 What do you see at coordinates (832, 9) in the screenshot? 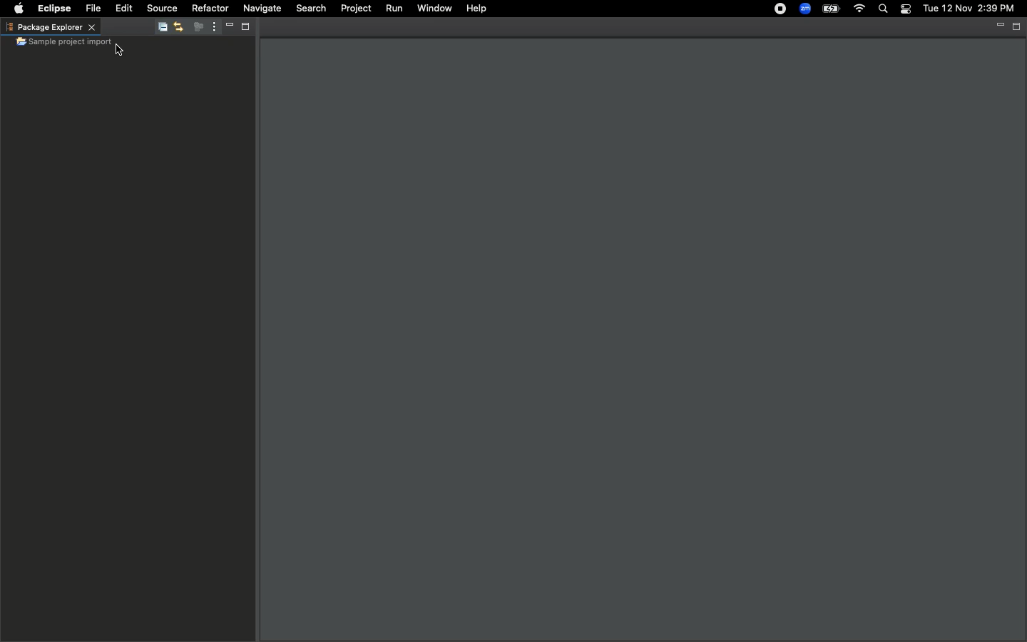
I see `Charge` at bounding box center [832, 9].